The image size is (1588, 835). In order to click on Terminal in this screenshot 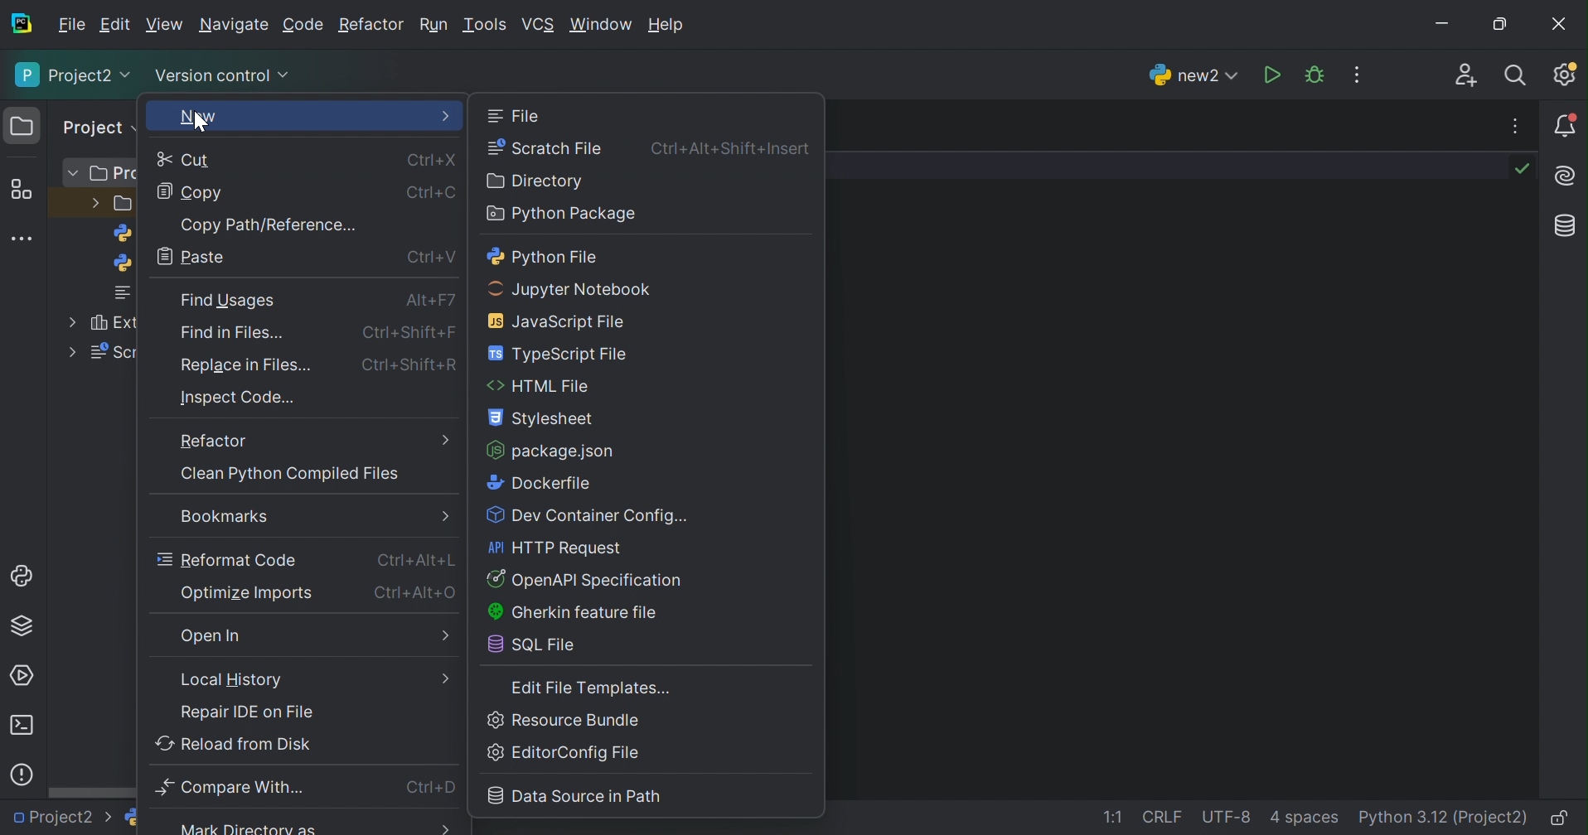, I will do `click(21, 726)`.